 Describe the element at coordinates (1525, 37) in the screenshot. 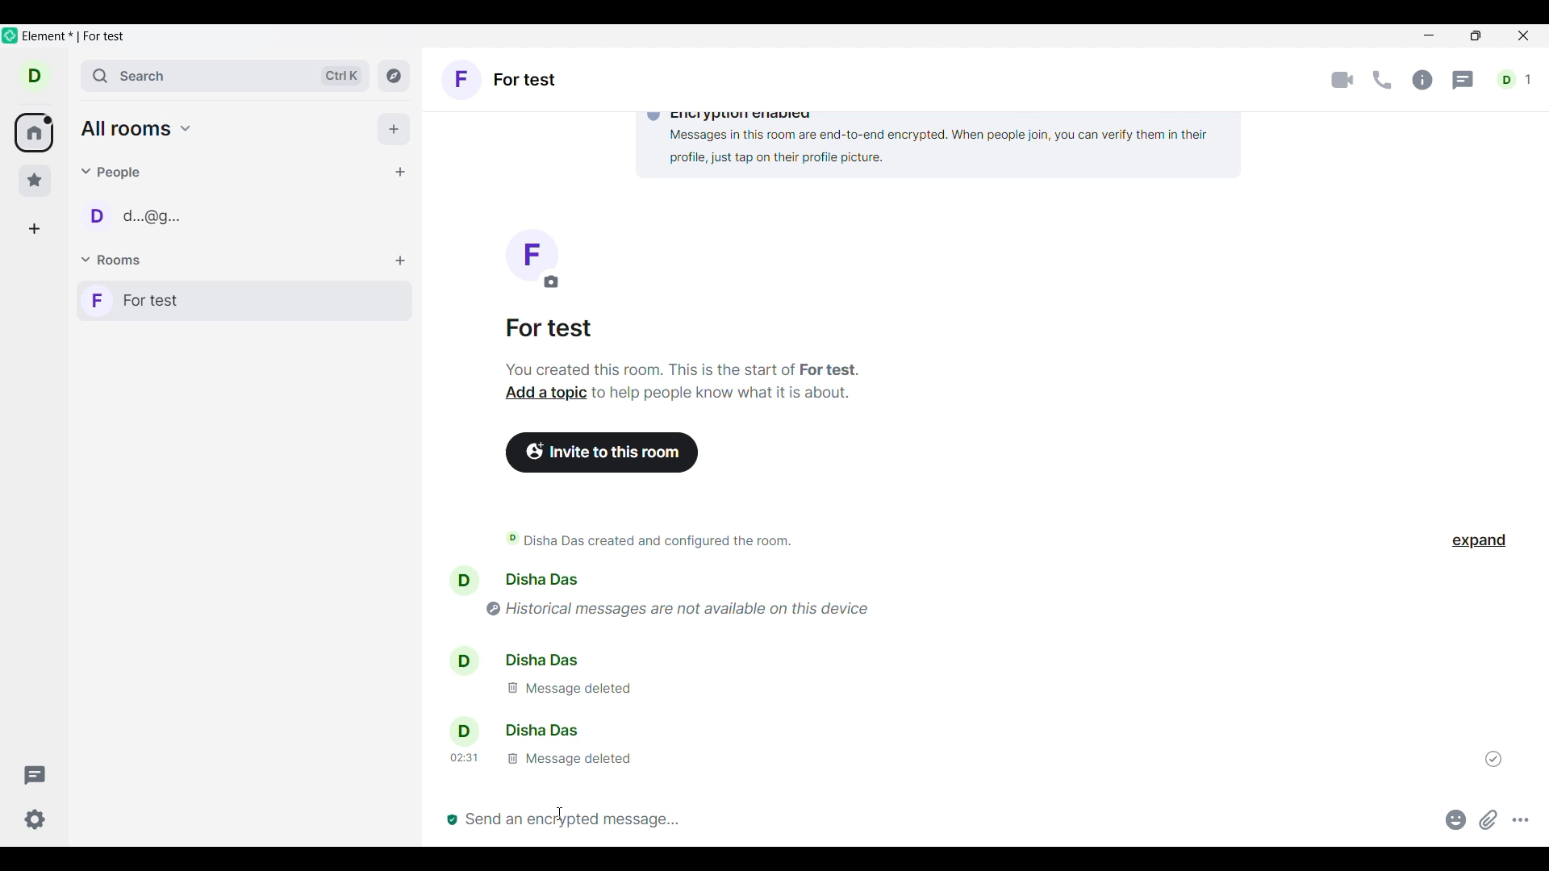

I see `Close interface` at that location.